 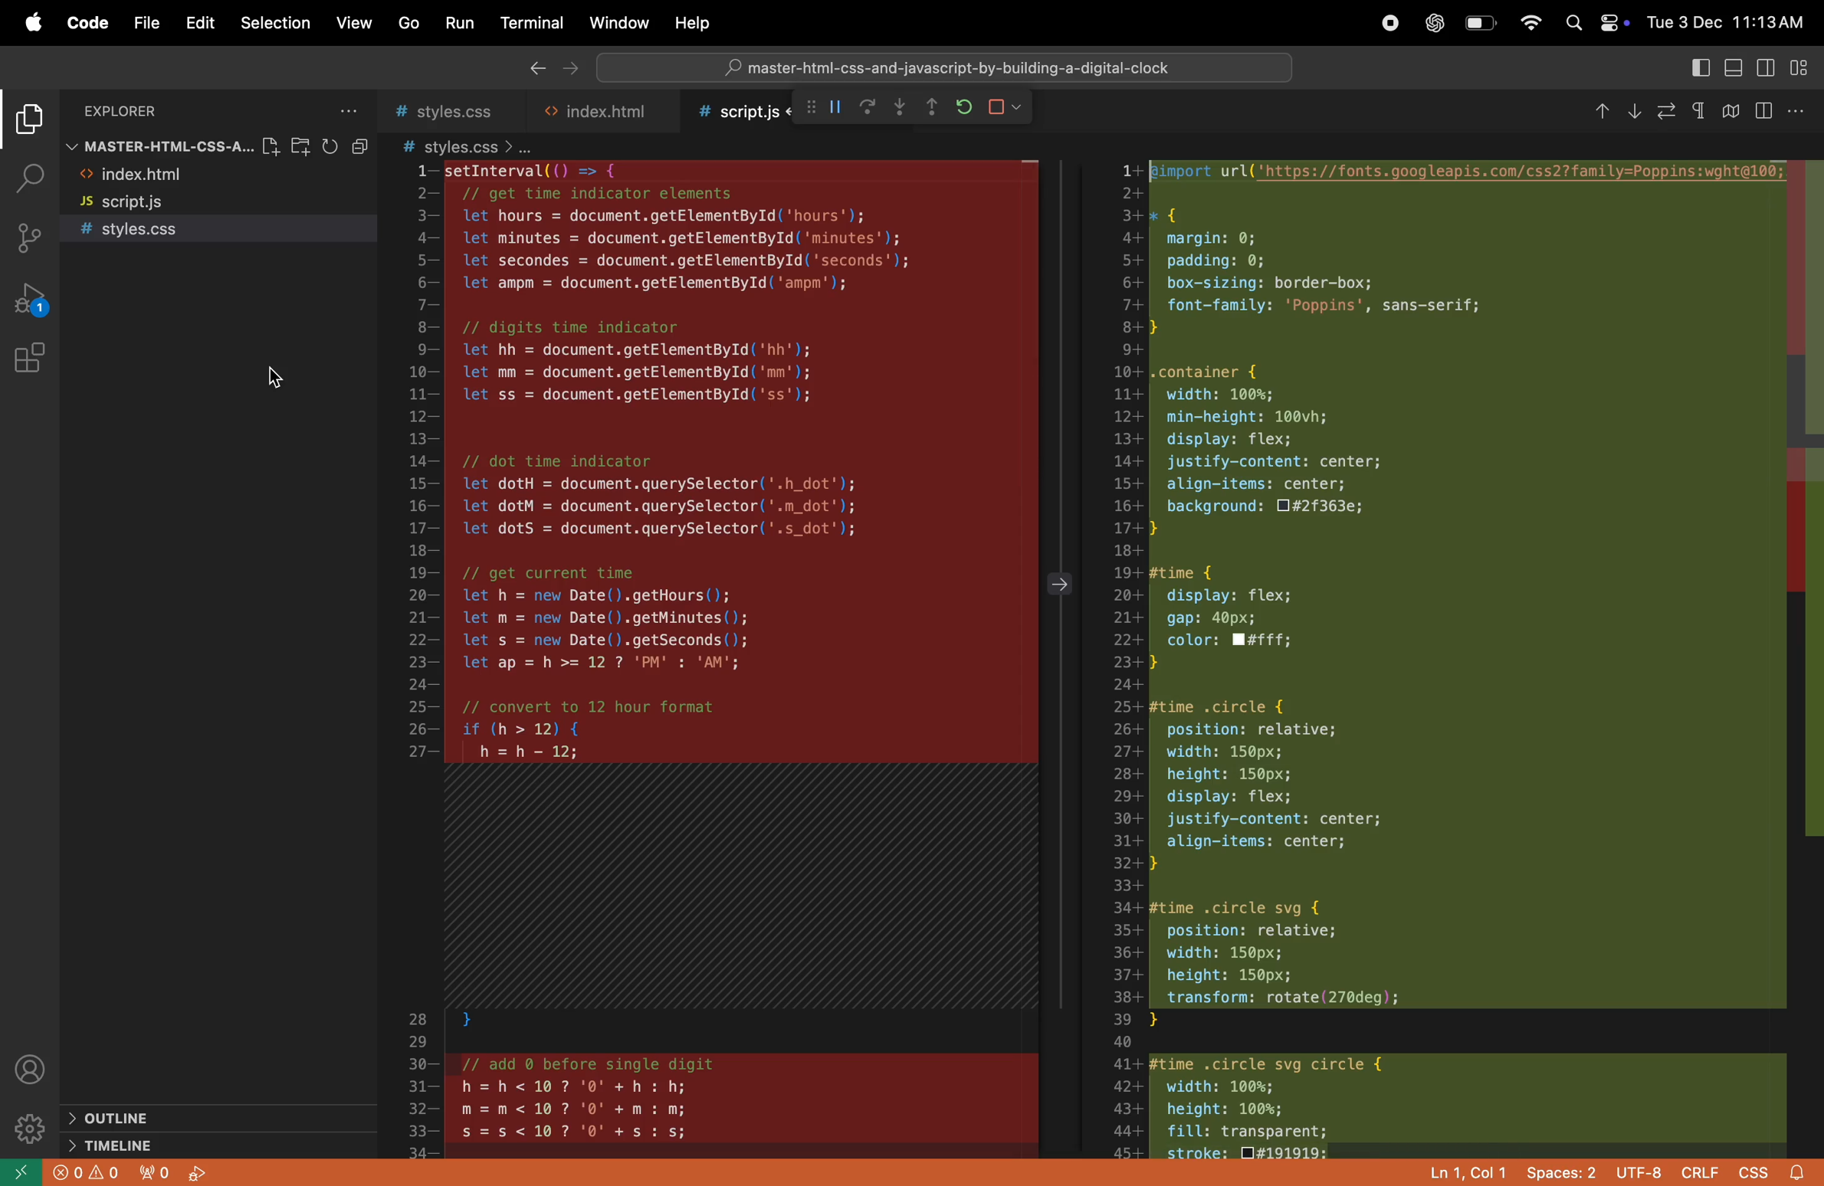 What do you see at coordinates (959, 107) in the screenshot?
I see `refresh` at bounding box center [959, 107].